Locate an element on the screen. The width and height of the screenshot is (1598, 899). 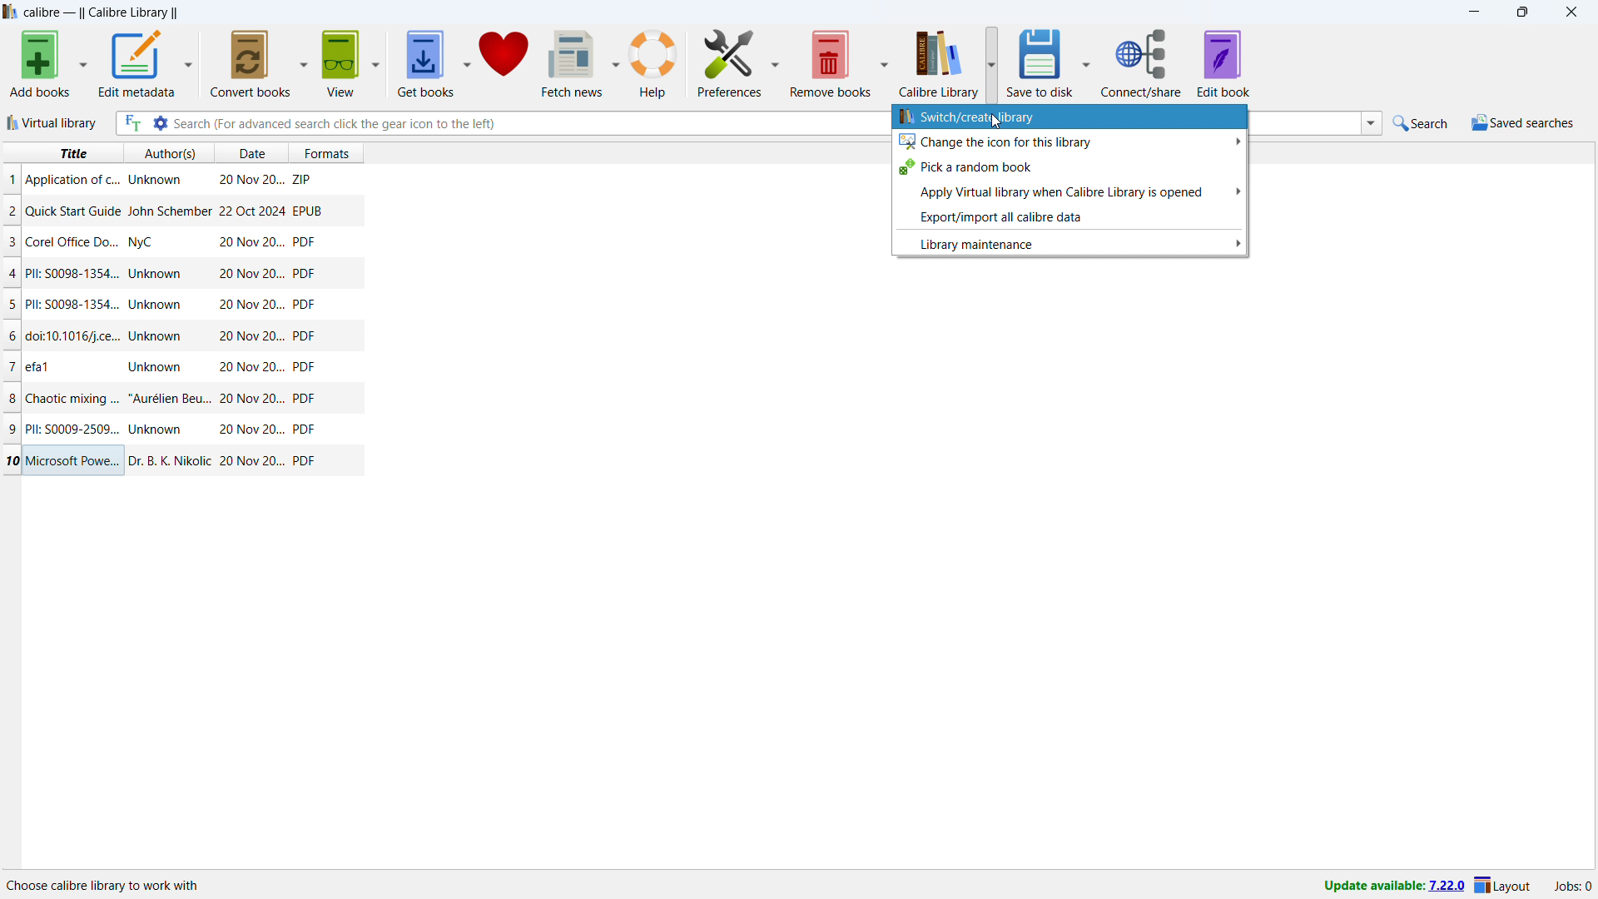
Date is located at coordinates (249, 337).